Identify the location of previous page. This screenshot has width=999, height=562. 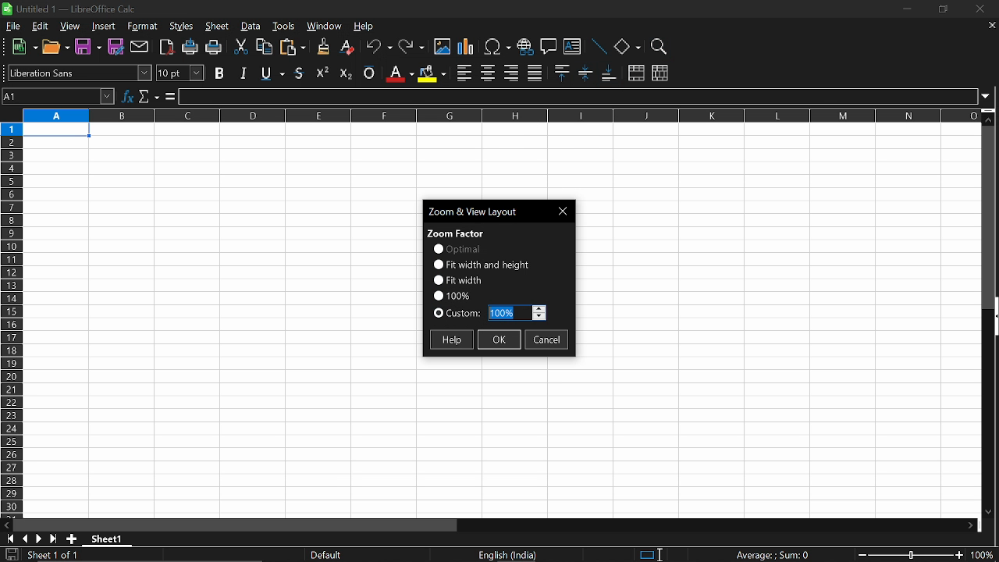
(25, 539).